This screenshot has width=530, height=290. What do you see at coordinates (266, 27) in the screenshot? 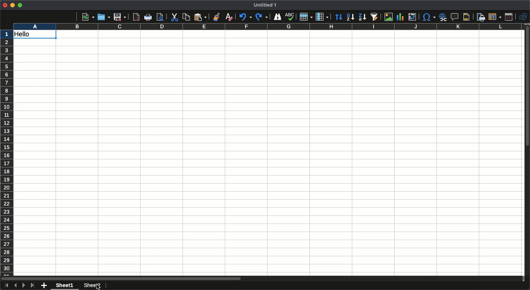
I see `Columns` at bounding box center [266, 27].